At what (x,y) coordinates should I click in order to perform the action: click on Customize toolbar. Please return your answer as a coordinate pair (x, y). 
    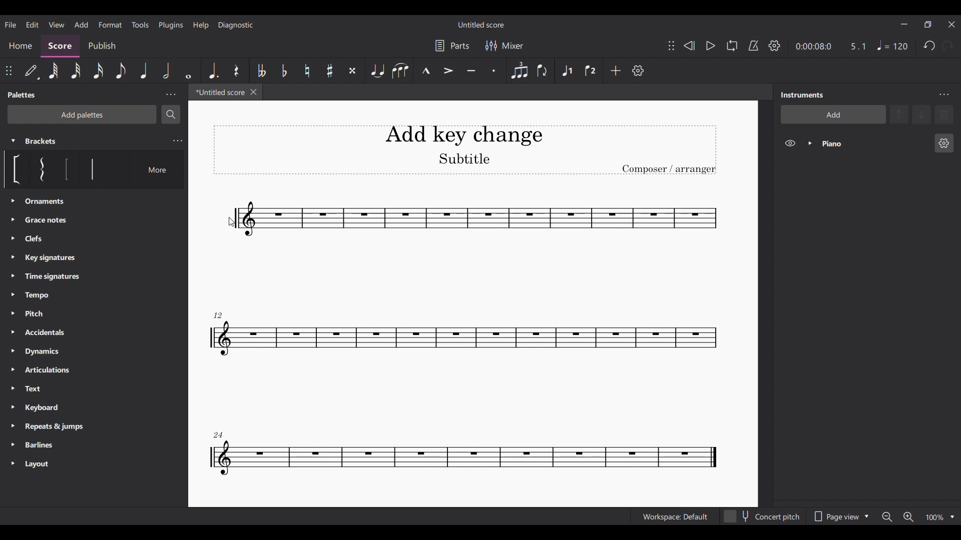
    Looking at the image, I should click on (638, 70).